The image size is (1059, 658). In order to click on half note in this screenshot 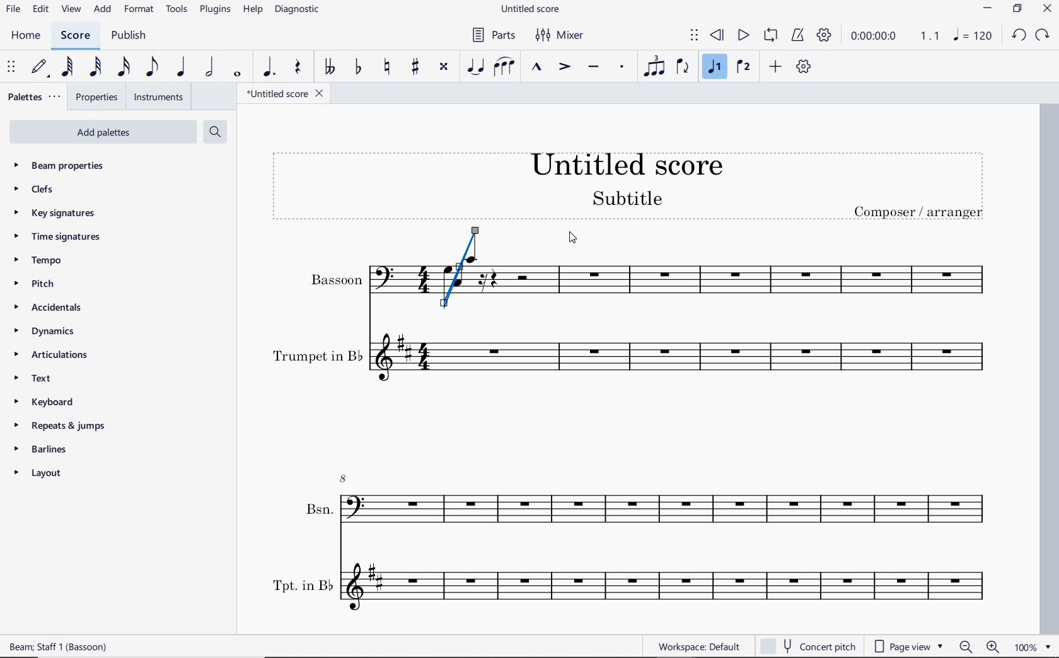, I will do `click(211, 68)`.